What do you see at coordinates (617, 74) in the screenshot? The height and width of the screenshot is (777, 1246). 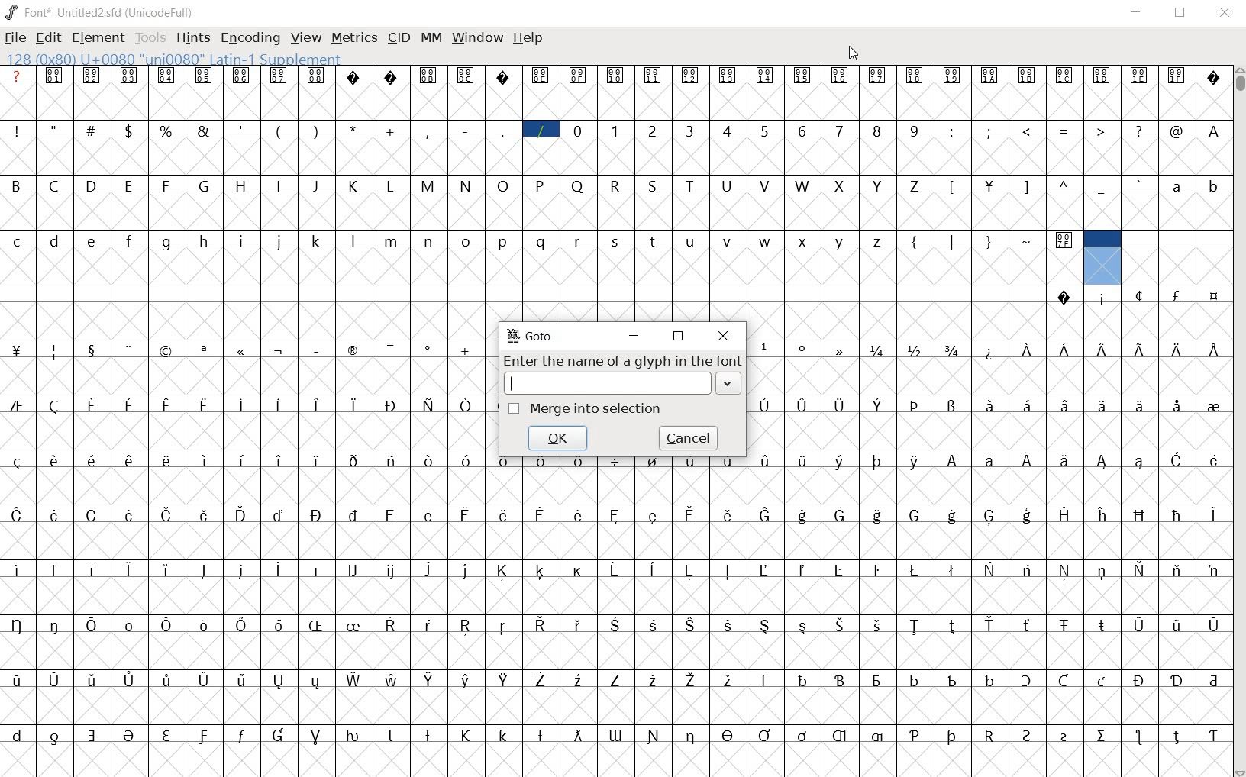 I see `Symbol` at bounding box center [617, 74].